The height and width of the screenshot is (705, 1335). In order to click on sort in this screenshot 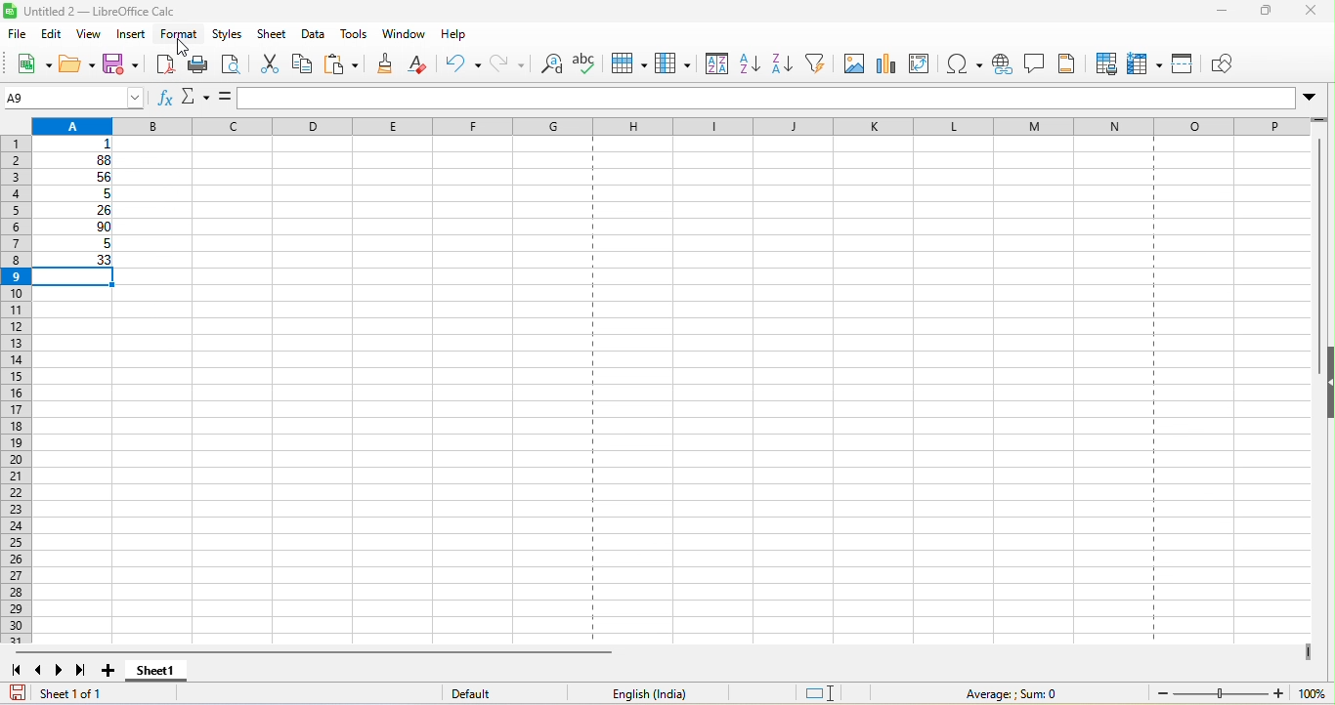, I will do `click(713, 65)`.